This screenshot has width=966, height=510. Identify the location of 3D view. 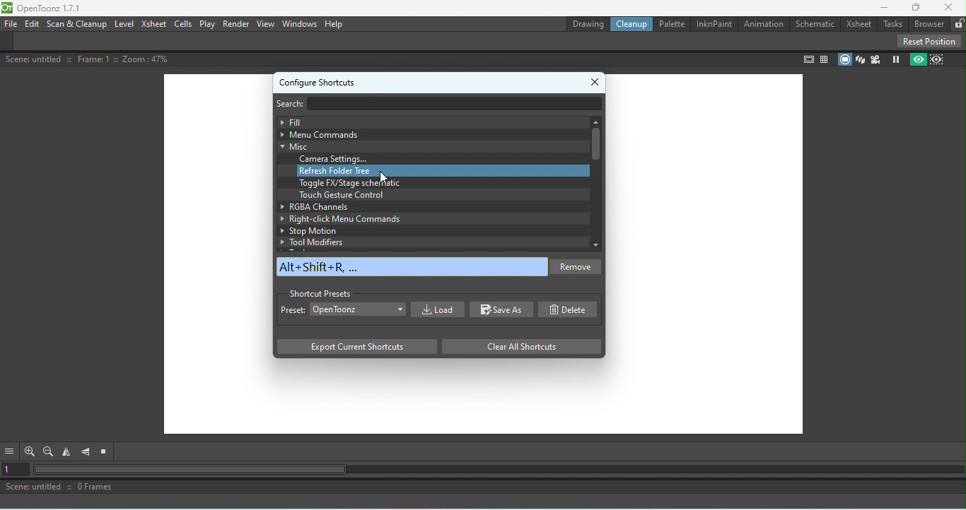
(861, 59).